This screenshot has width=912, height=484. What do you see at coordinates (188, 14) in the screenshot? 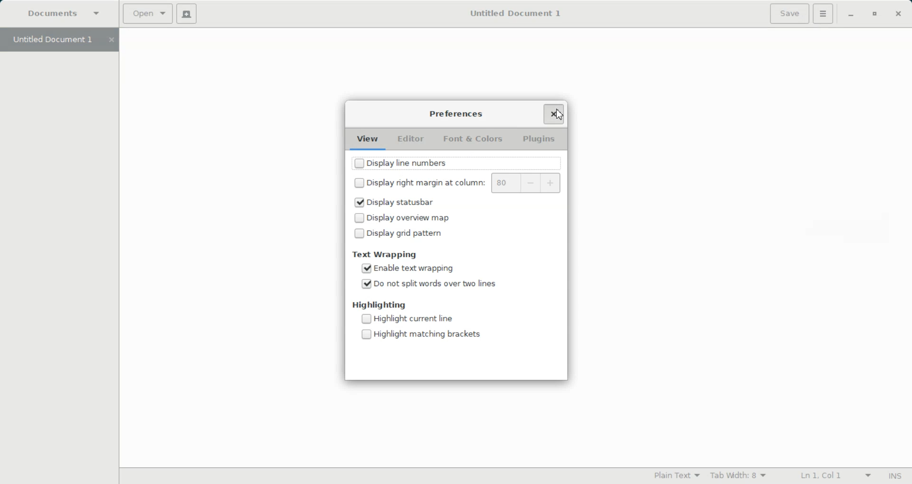
I see `Create a document` at bounding box center [188, 14].